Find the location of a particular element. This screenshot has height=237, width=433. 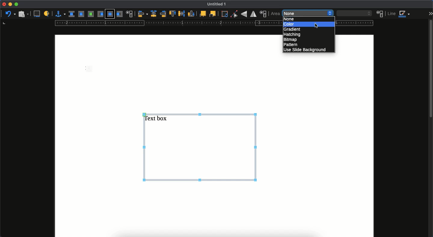

expand is located at coordinates (430, 13).